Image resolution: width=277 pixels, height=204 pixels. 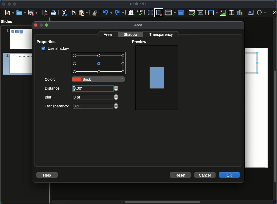 What do you see at coordinates (162, 34) in the screenshot?
I see `Transparency` at bounding box center [162, 34].